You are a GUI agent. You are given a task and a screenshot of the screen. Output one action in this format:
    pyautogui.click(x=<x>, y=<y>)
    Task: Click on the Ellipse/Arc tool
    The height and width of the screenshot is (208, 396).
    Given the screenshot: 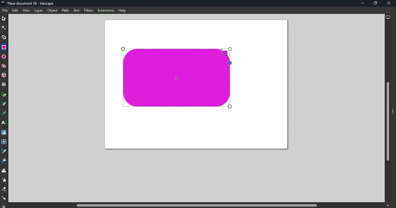 What is the action you would take?
    pyautogui.click(x=4, y=57)
    